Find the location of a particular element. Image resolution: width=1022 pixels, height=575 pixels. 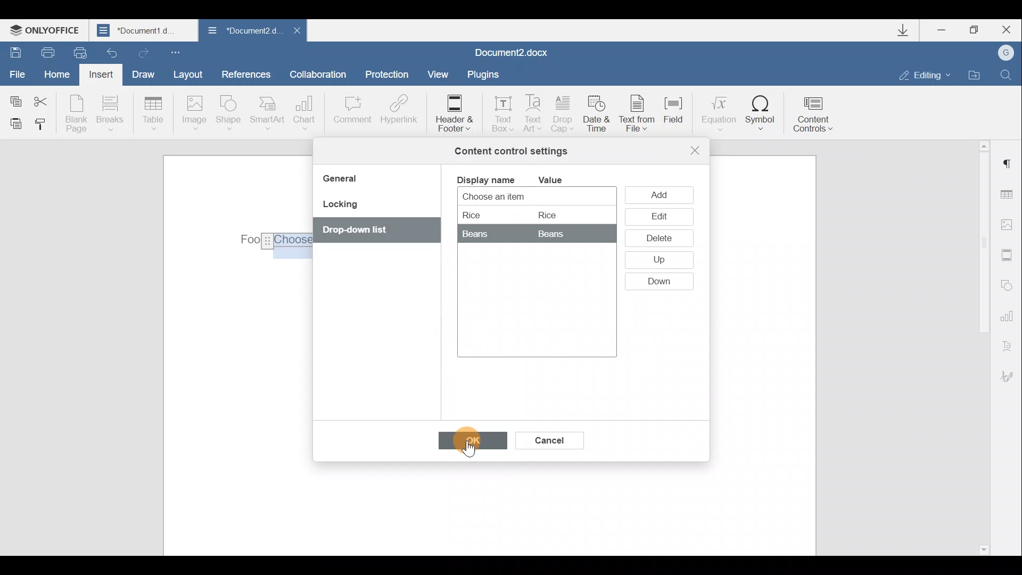

Display name is located at coordinates (485, 179).